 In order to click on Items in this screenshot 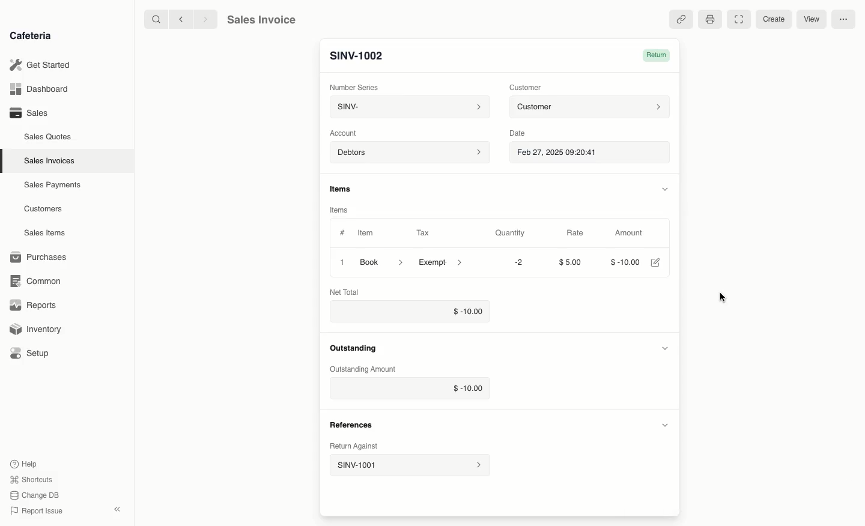, I will do `click(338, 211)`.